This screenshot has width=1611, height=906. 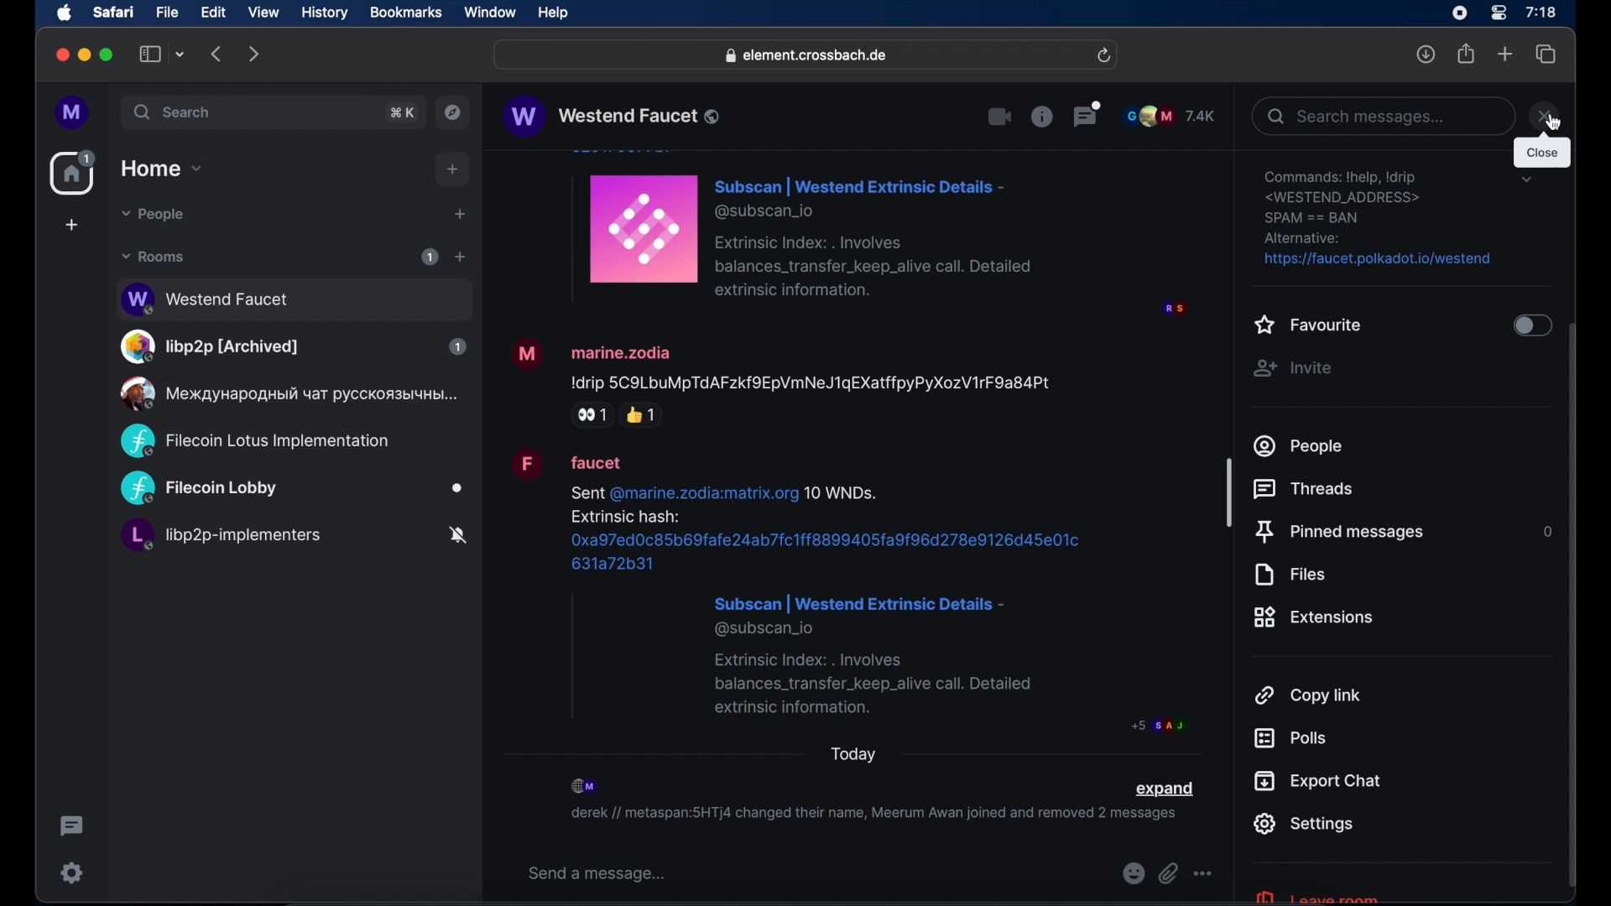 What do you see at coordinates (1203, 874) in the screenshot?
I see `more options` at bounding box center [1203, 874].